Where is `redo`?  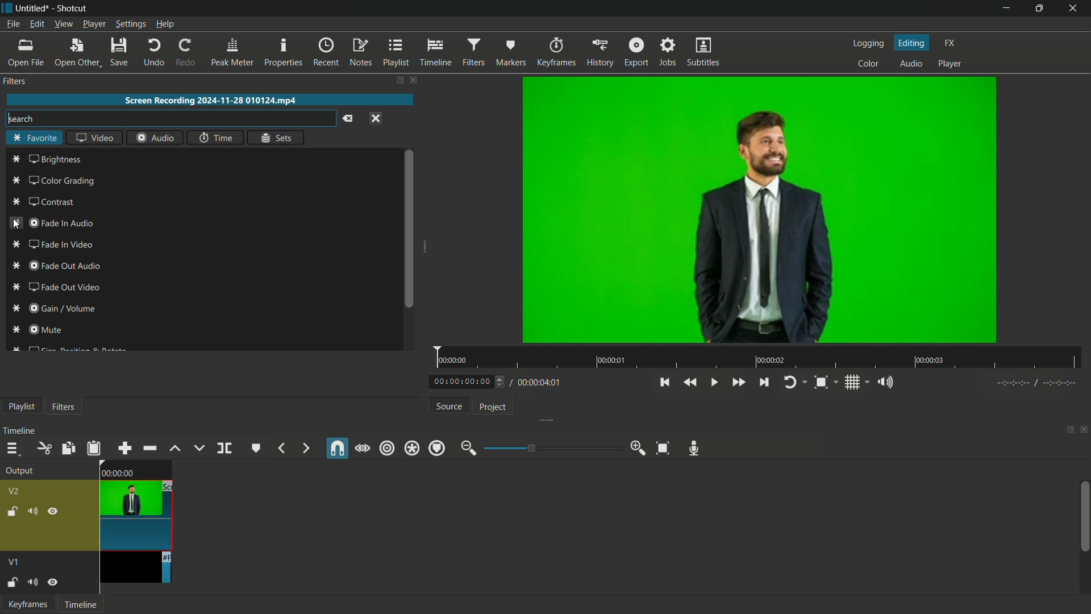 redo is located at coordinates (184, 52).